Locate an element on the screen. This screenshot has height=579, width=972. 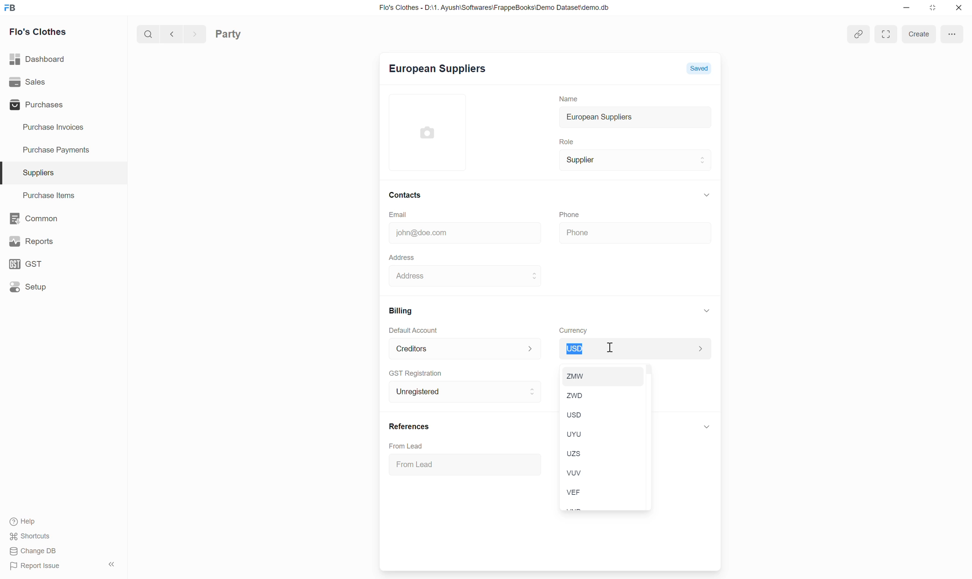
john@doe.com is located at coordinates (418, 232).